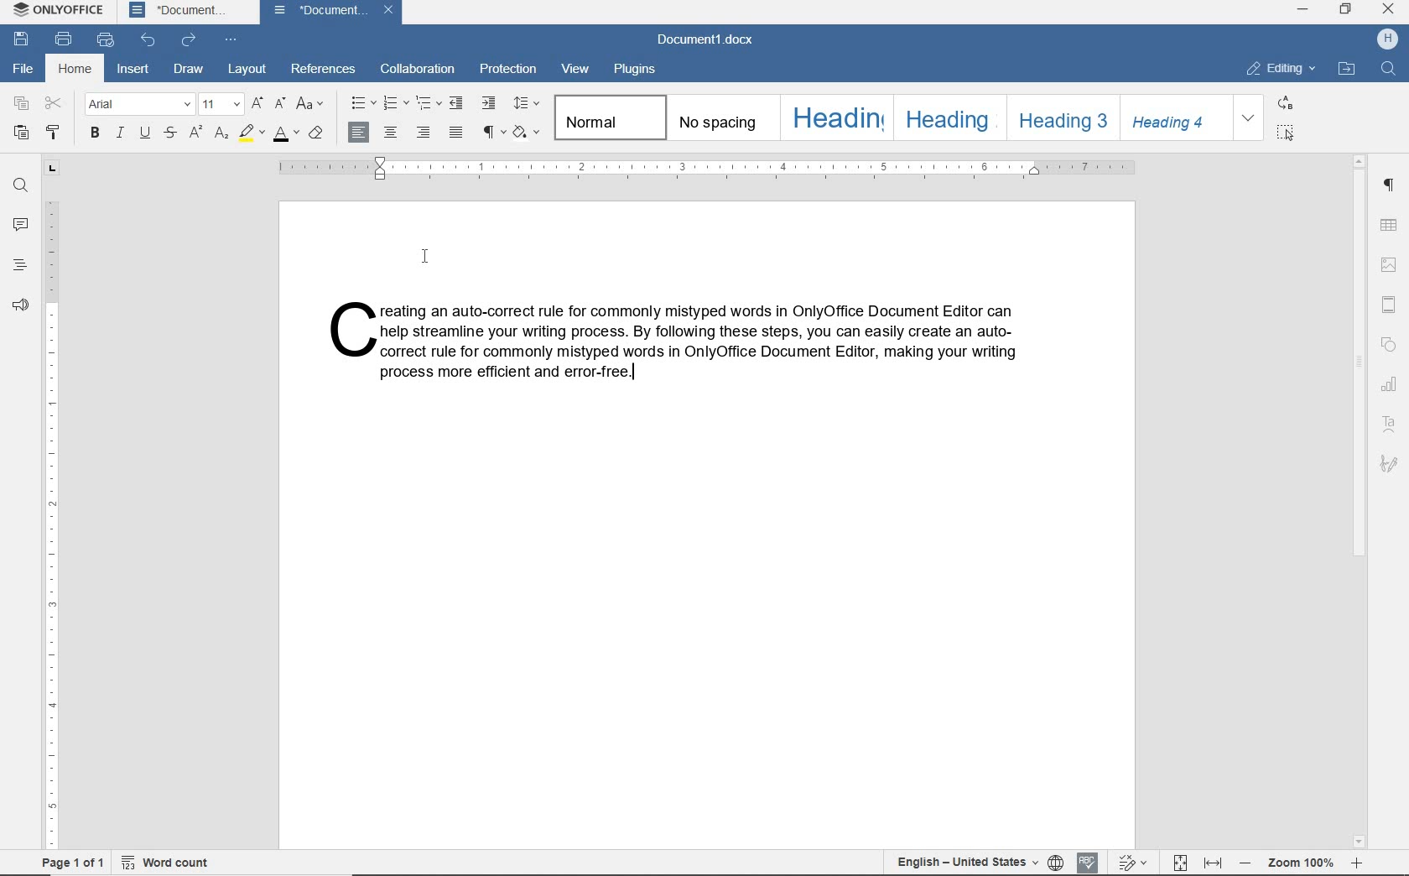 This screenshot has height=876, width=1409. What do you see at coordinates (222, 105) in the screenshot?
I see `FONT SIZE` at bounding box center [222, 105].